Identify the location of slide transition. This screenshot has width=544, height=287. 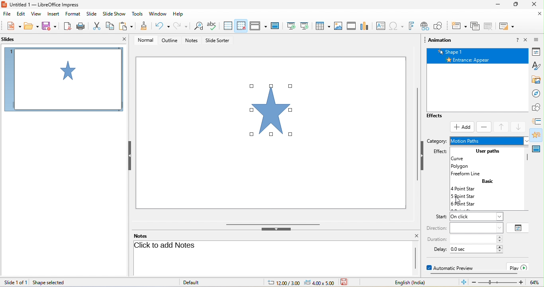
(538, 121).